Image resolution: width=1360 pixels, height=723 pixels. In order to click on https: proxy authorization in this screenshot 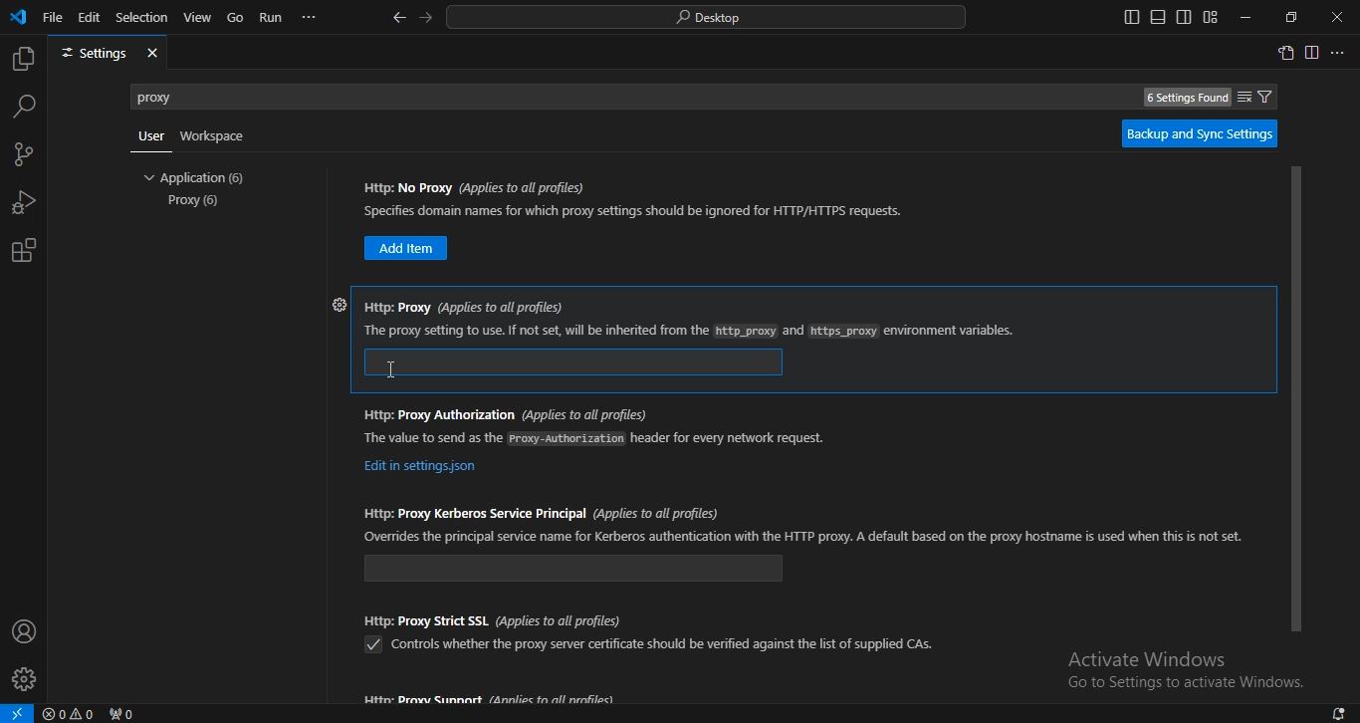, I will do `click(596, 437)`.